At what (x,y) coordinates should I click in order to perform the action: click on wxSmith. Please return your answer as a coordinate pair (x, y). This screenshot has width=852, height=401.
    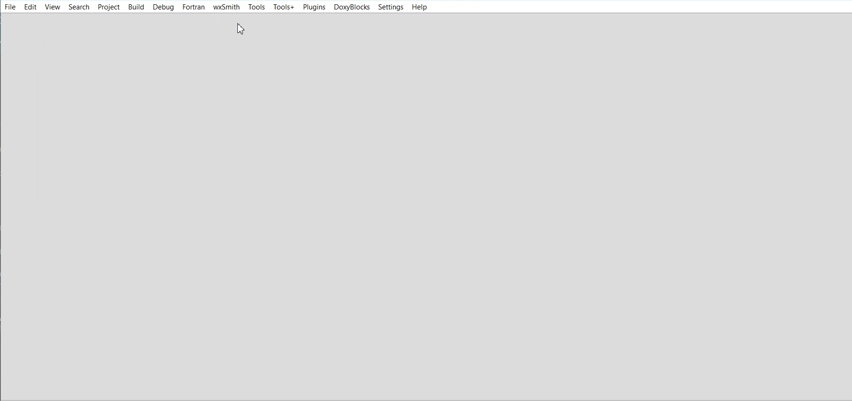
    Looking at the image, I should click on (226, 7).